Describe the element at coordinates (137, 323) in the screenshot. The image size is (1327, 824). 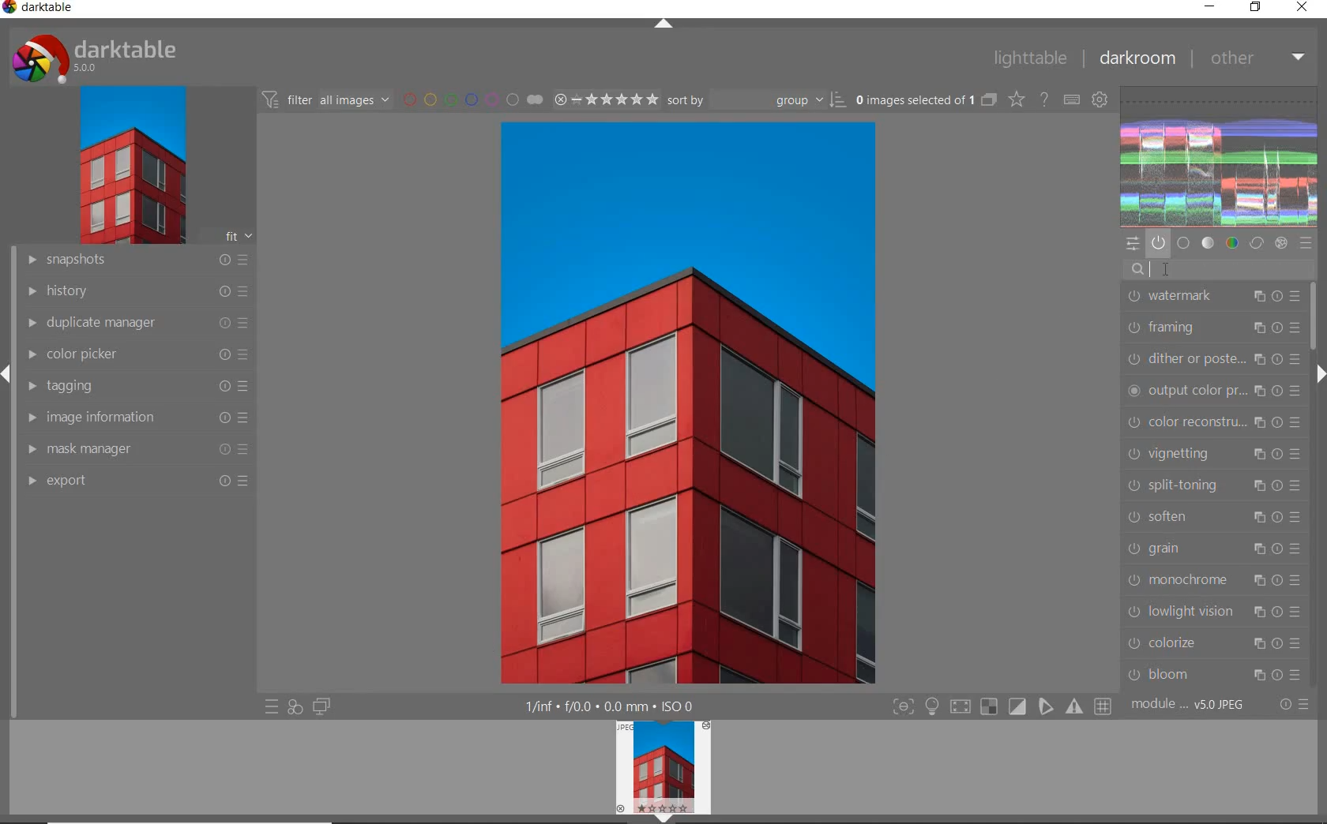
I see `duplicate manager` at that location.